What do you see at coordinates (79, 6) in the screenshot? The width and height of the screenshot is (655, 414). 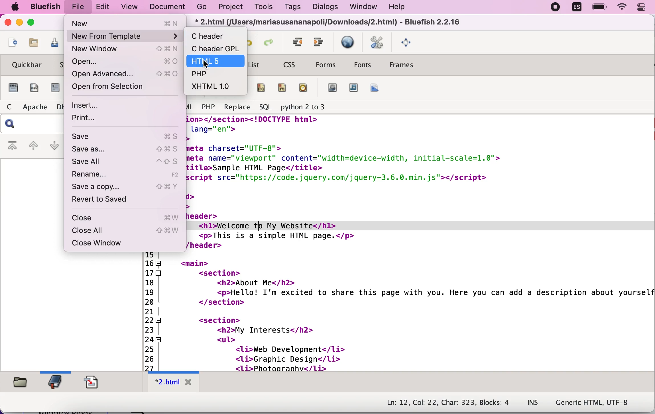 I see `file` at bounding box center [79, 6].